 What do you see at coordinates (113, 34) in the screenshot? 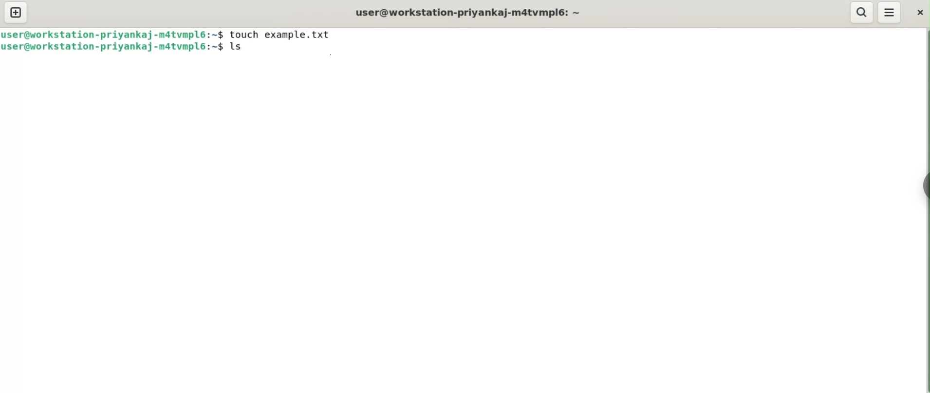
I see `user@workstation-priyankaj-m4tvmpl6: ~$` at bounding box center [113, 34].